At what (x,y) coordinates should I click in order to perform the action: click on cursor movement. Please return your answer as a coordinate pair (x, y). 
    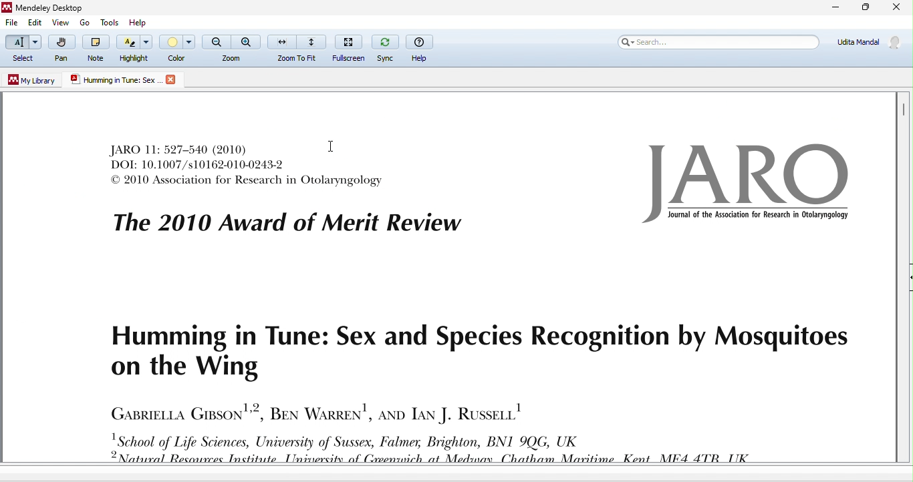
    Looking at the image, I should click on (336, 148).